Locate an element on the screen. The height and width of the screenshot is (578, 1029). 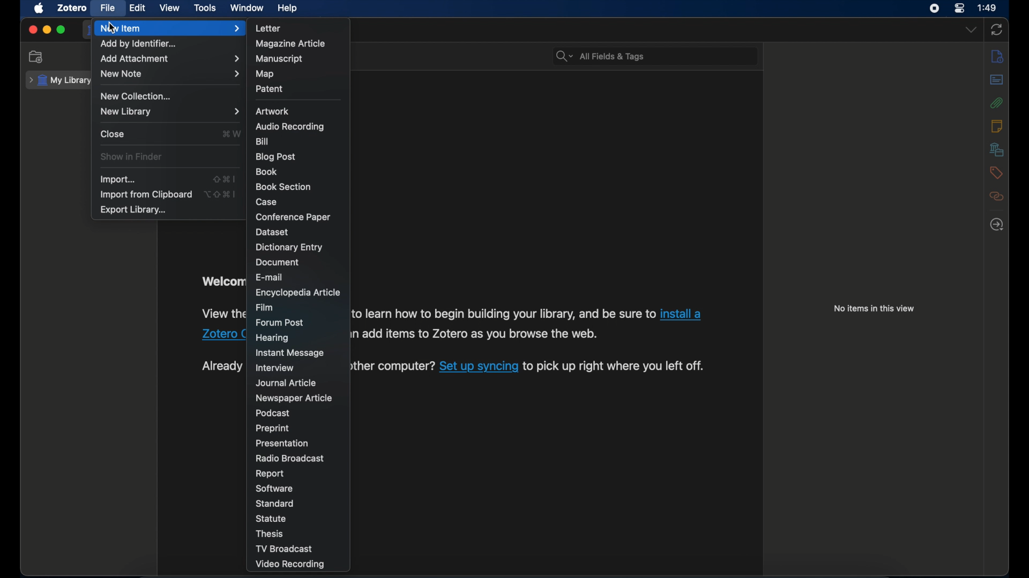
no items in this view is located at coordinates (875, 308).